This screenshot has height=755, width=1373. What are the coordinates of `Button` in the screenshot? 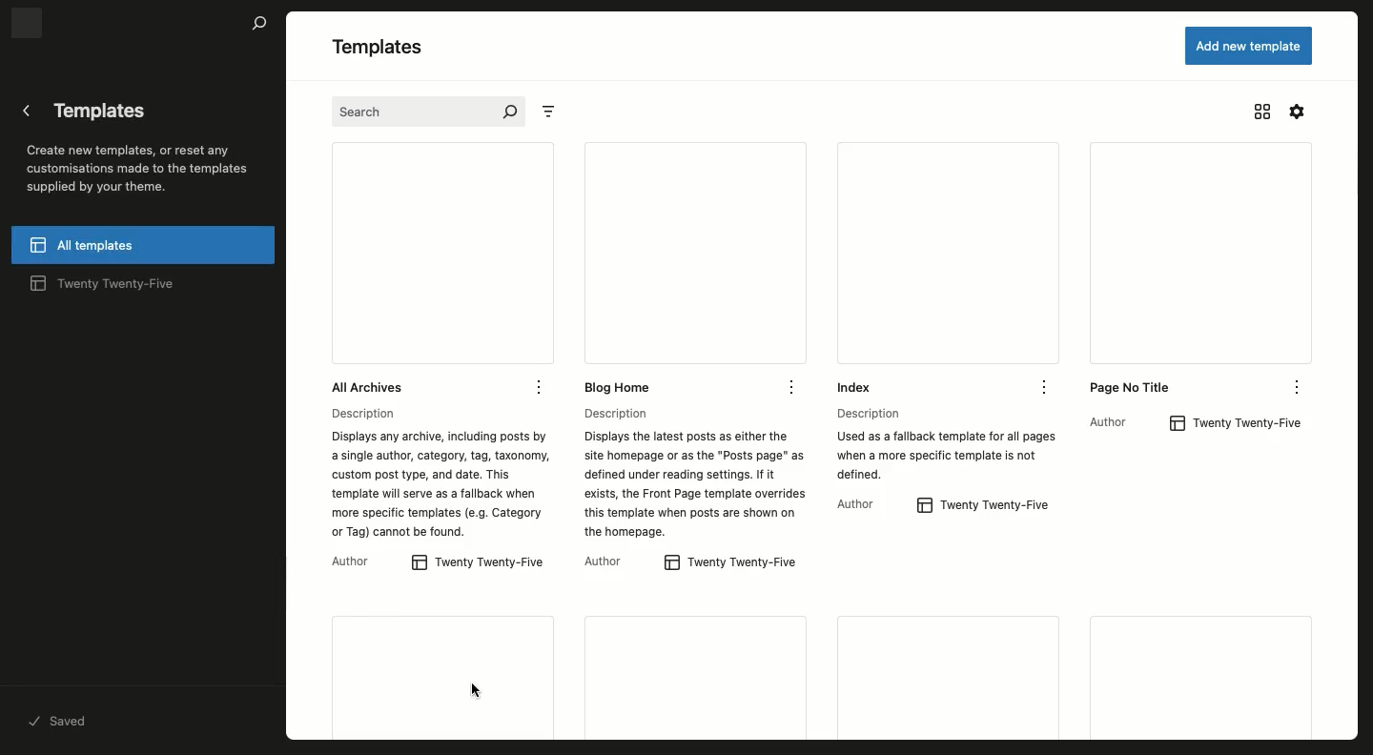 It's located at (923, 505).